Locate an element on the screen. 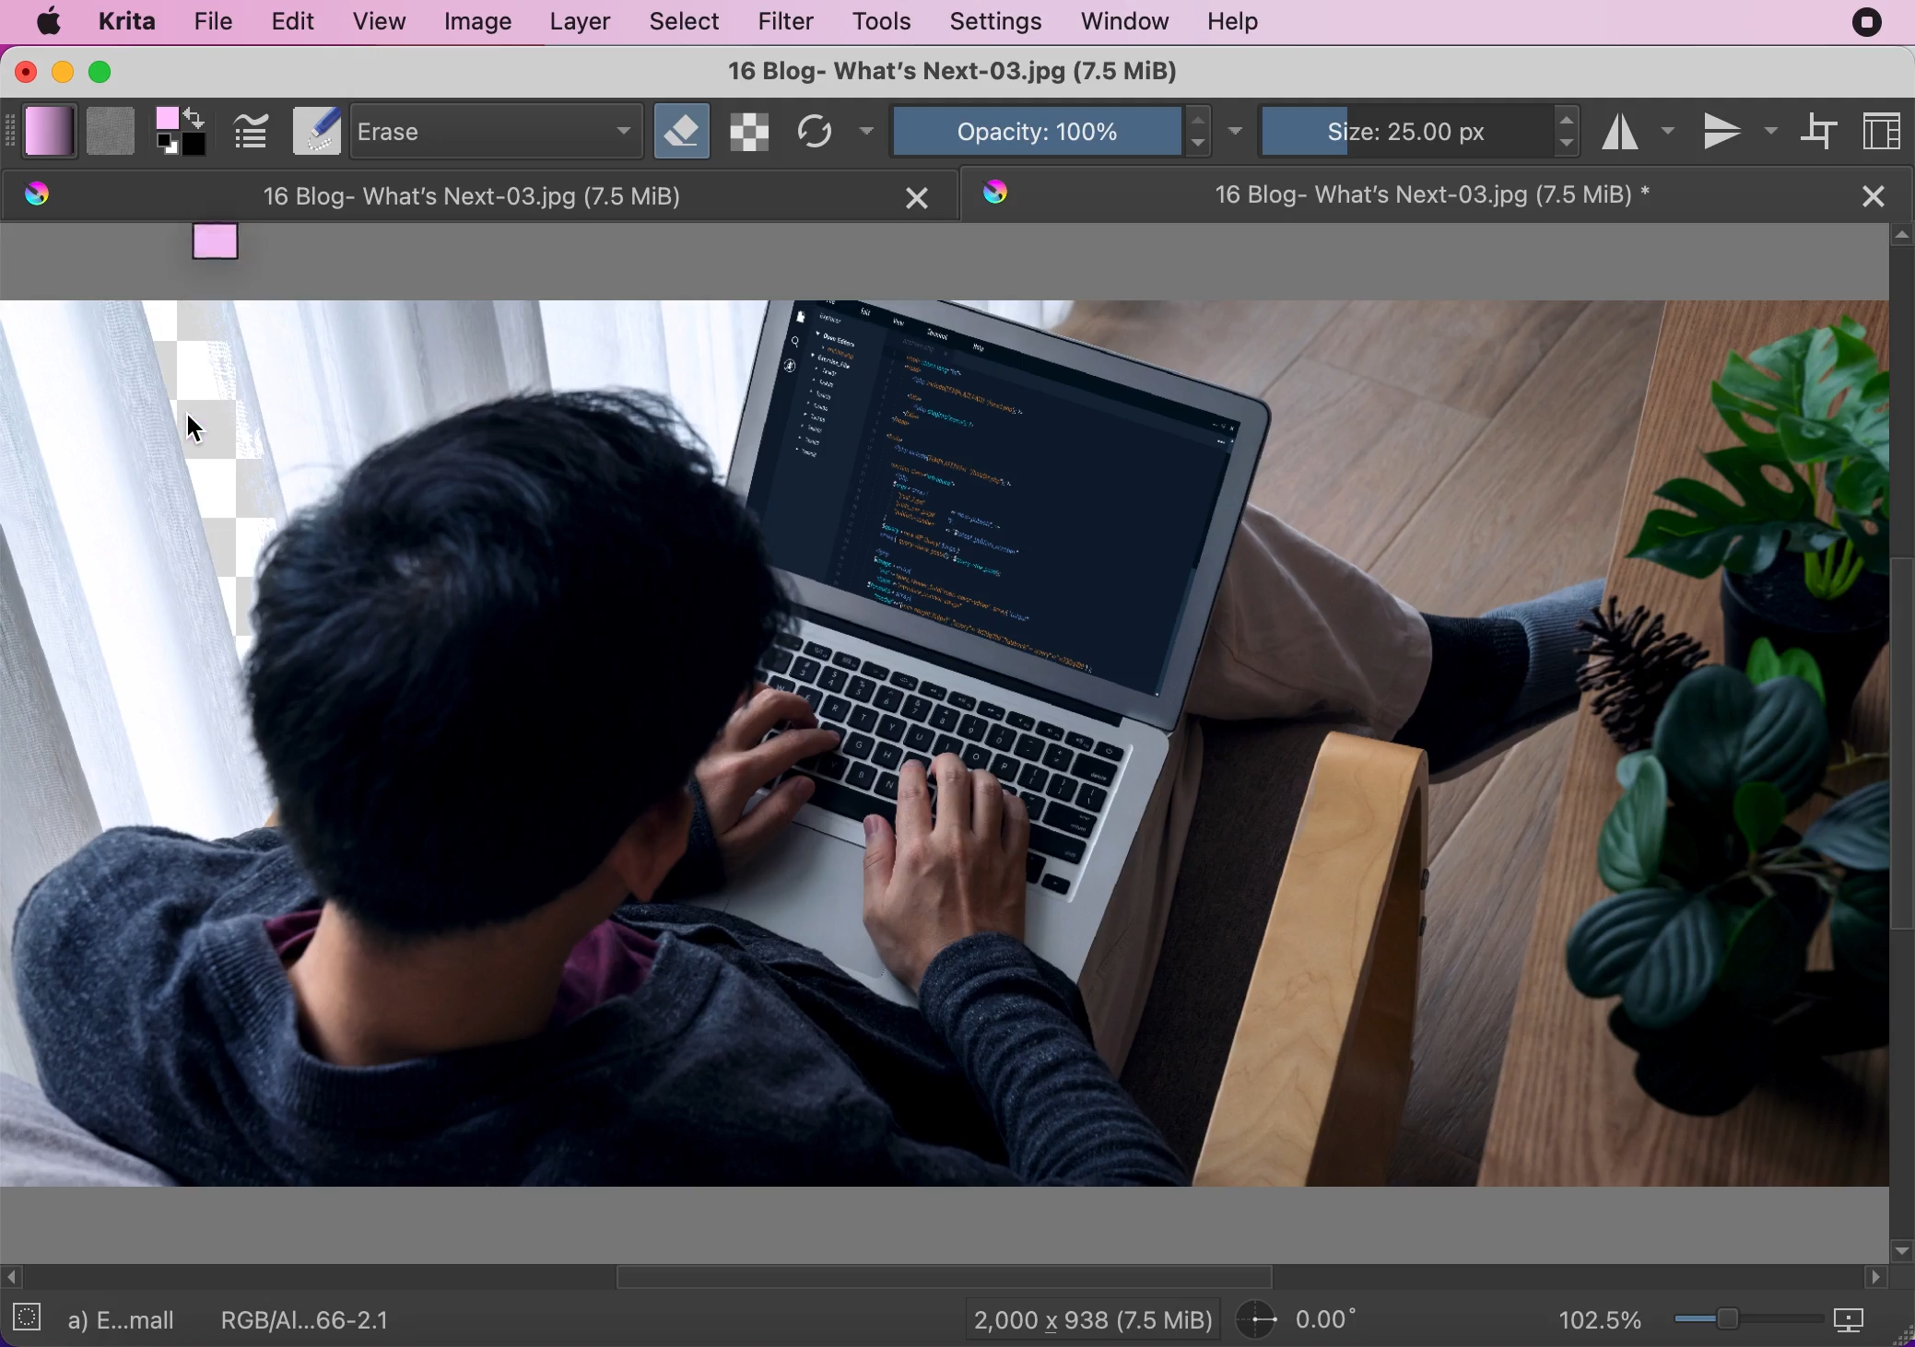 This screenshot has width=1915, height=1347. map the displayed canvas size between pixel size or print size is located at coordinates (1859, 1319).